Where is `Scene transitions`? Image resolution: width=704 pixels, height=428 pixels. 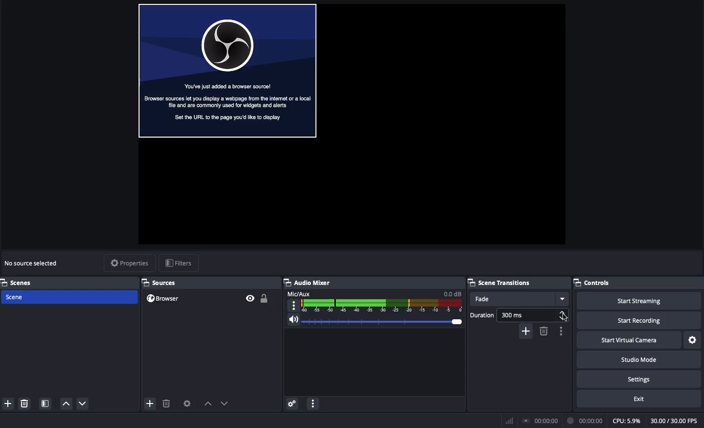 Scene transitions is located at coordinates (501, 284).